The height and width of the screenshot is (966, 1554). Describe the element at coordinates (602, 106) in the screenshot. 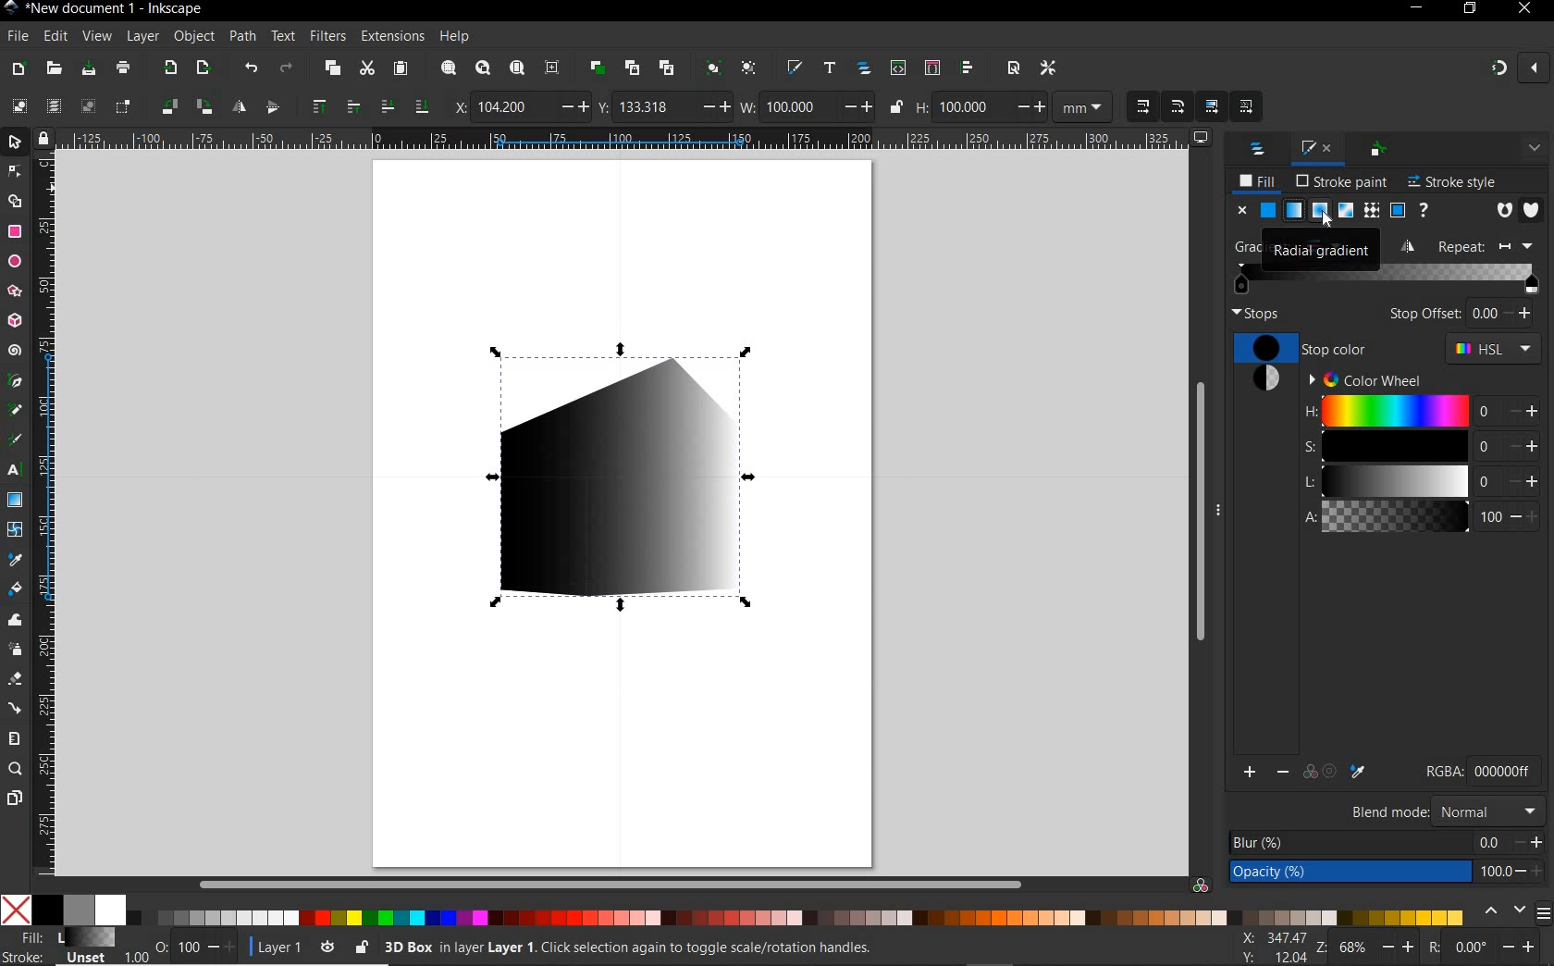

I see `VERTICAL COORDINATE OF SELECTION` at that location.